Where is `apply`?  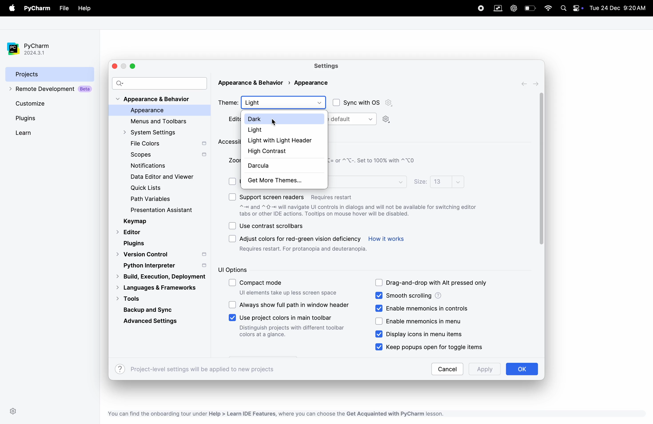
apply is located at coordinates (483, 370).